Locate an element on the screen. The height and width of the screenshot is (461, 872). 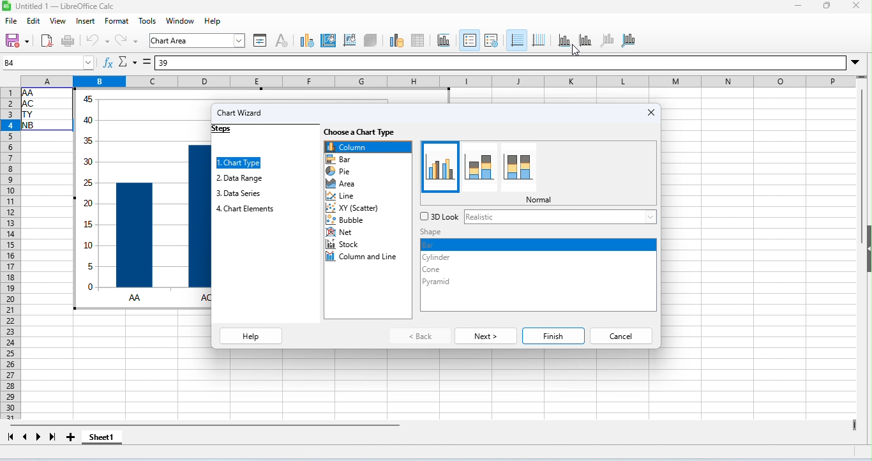
undo is located at coordinates (96, 40).